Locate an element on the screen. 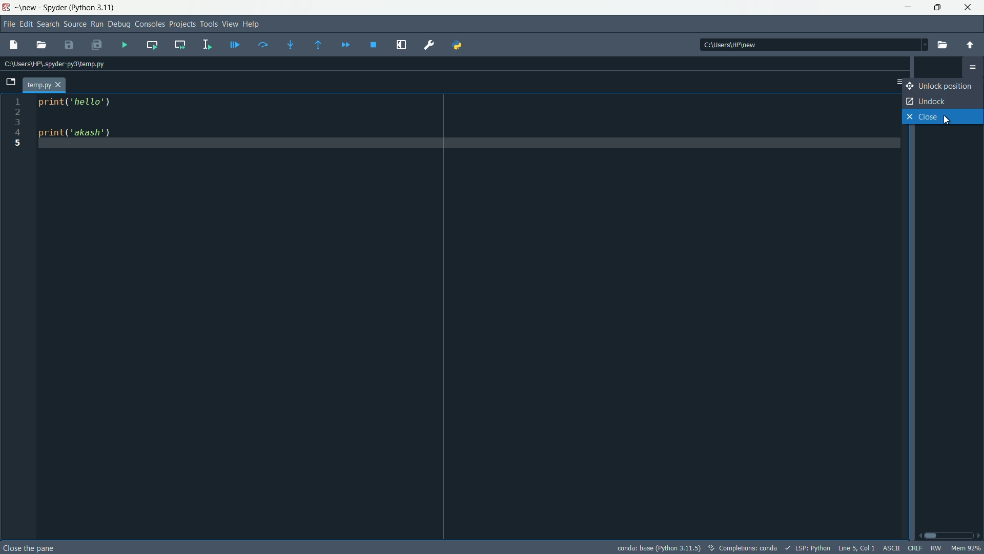  maximize current pain is located at coordinates (400, 44).